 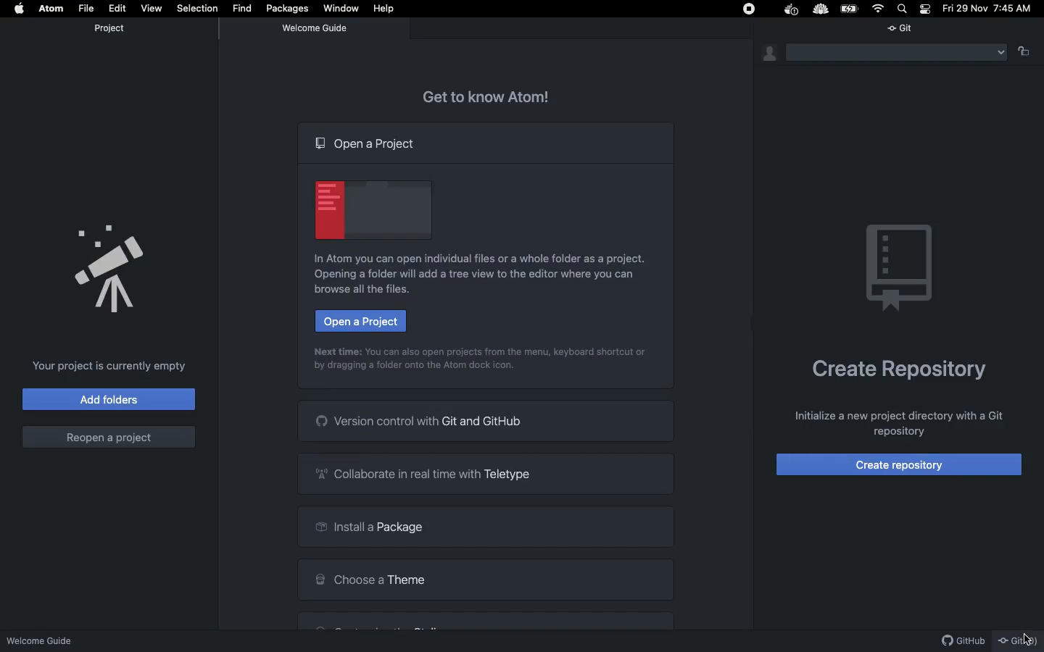 What do you see at coordinates (1019, 638) in the screenshot?
I see `Git (0)` at bounding box center [1019, 638].